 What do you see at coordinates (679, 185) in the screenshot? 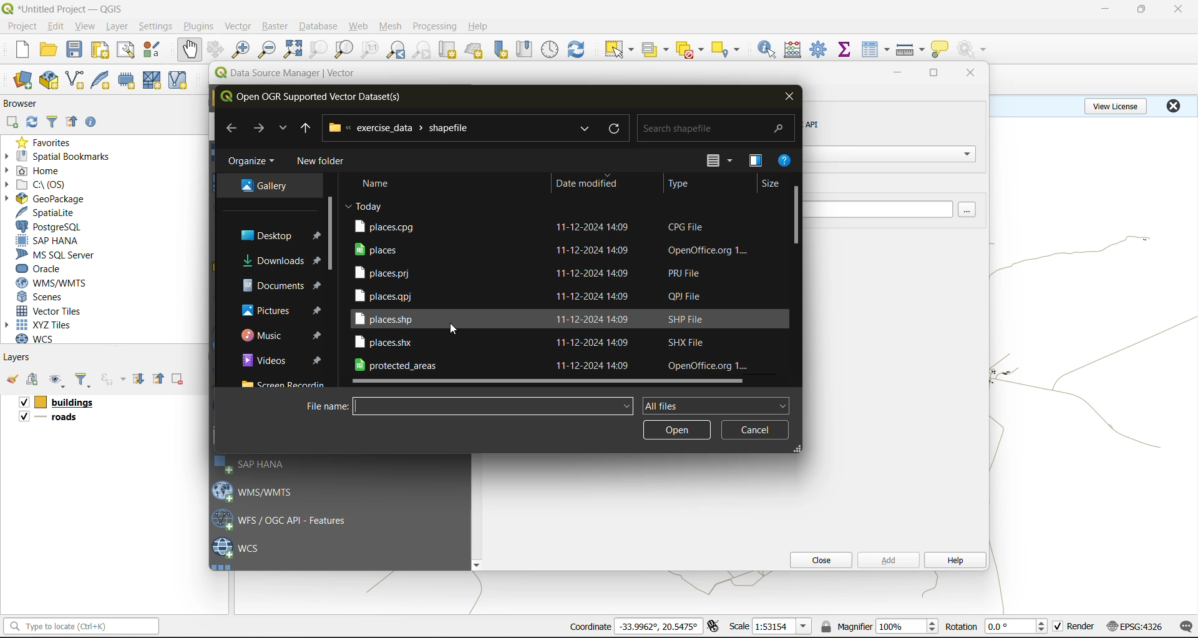
I see `type` at bounding box center [679, 185].